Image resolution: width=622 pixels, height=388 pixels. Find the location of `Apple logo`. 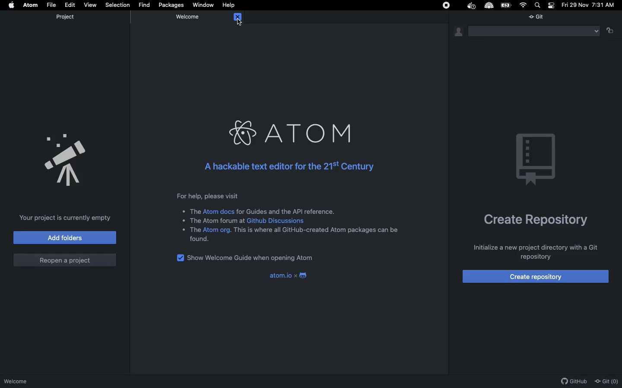

Apple logo is located at coordinates (13, 5).